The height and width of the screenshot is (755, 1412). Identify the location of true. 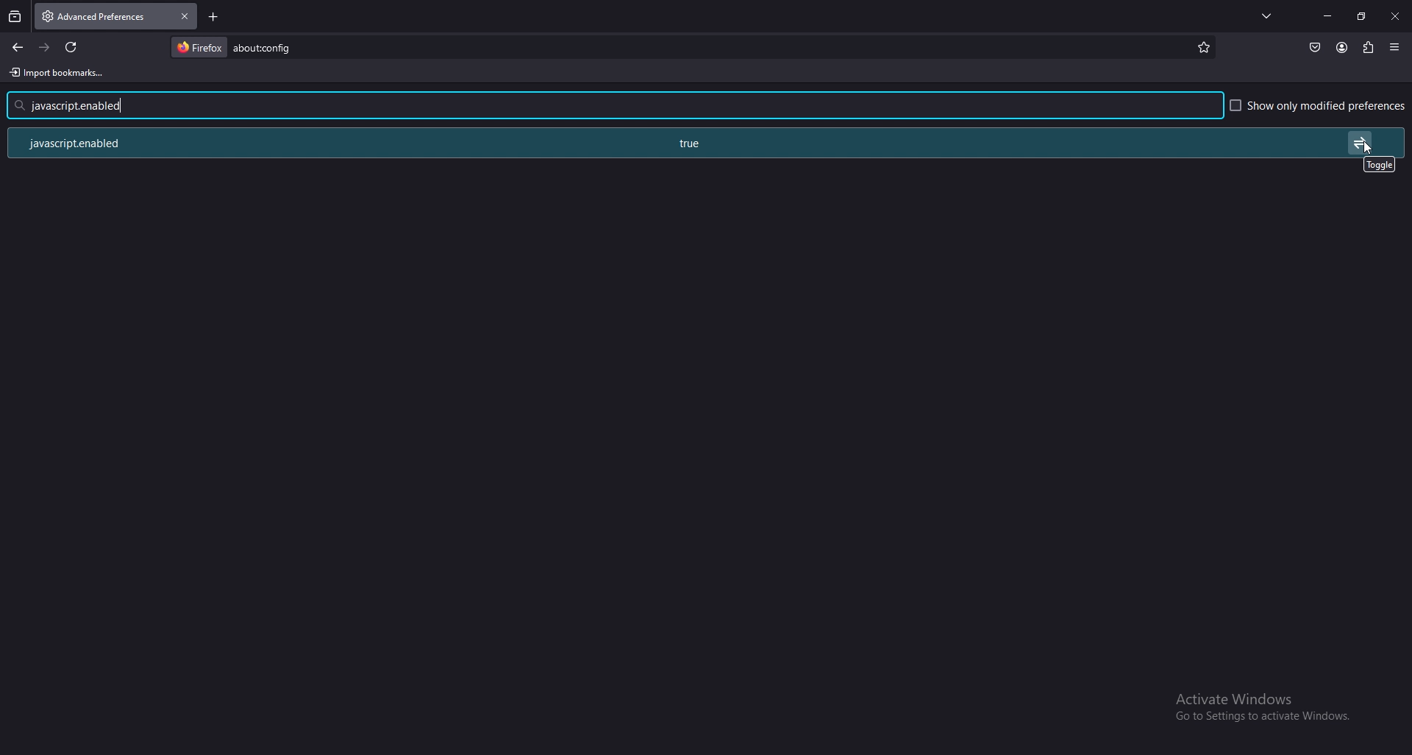
(693, 144).